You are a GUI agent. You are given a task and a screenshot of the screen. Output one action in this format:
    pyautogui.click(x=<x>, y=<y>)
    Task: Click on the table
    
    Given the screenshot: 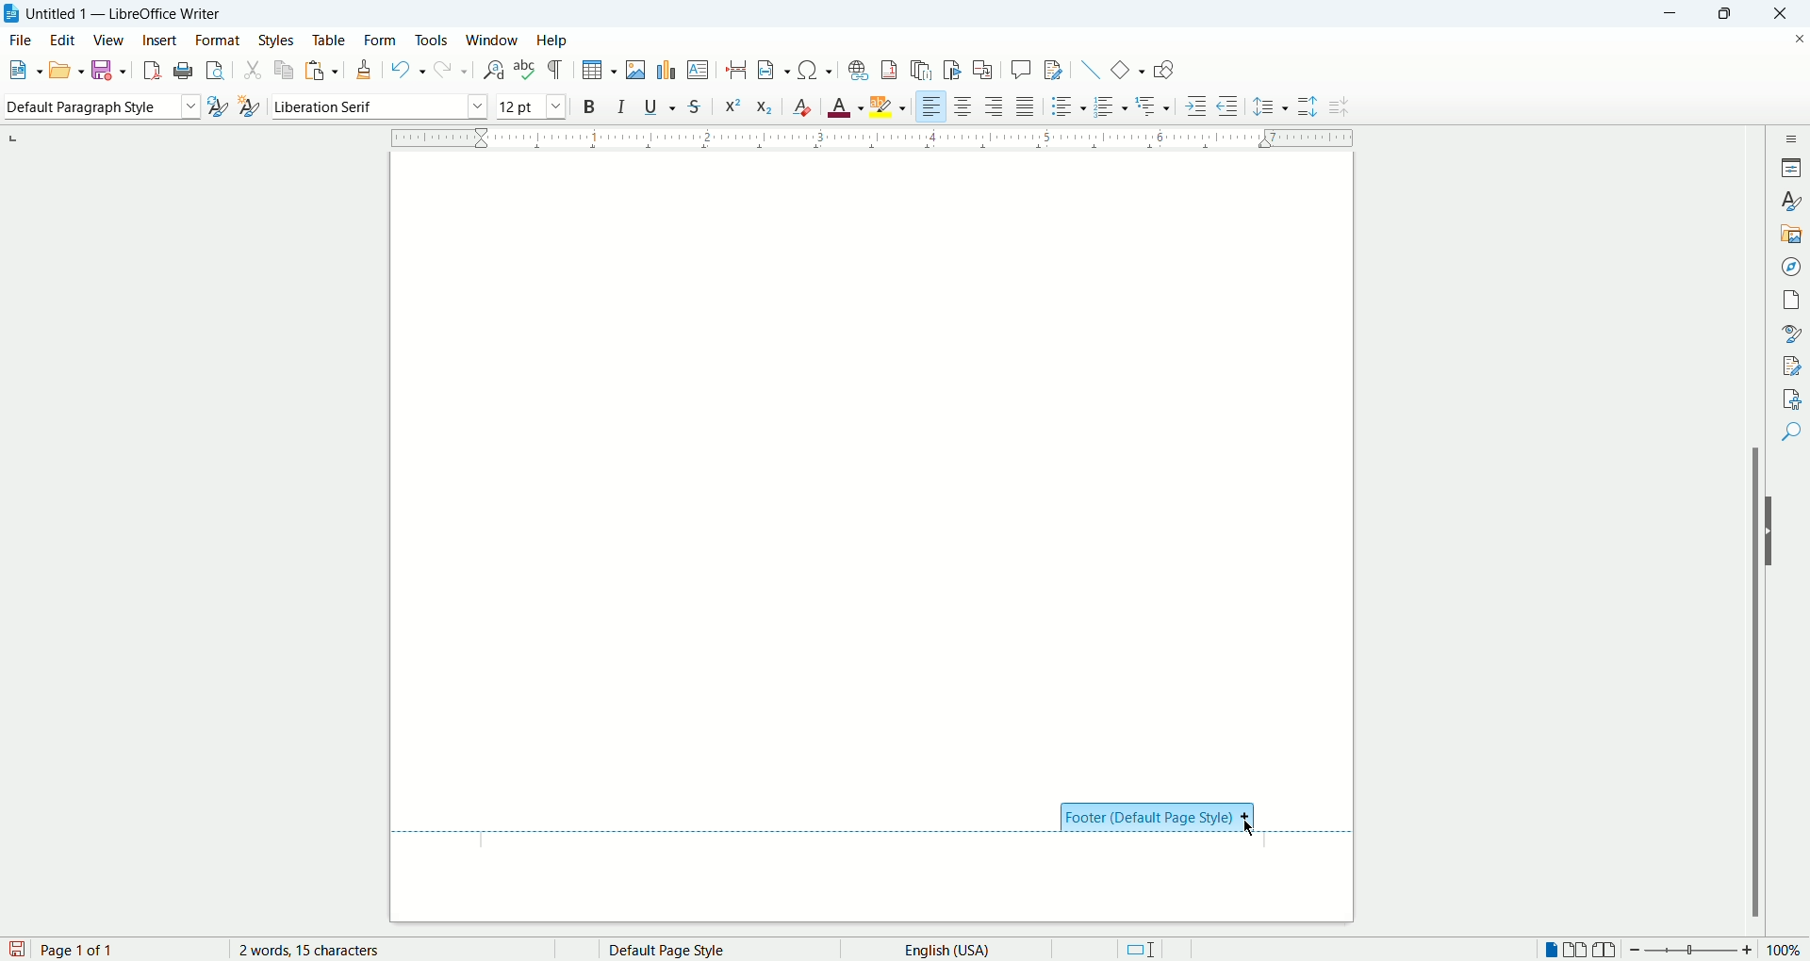 What is the action you would take?
    pyautogui.click(x=329, y=38)
    